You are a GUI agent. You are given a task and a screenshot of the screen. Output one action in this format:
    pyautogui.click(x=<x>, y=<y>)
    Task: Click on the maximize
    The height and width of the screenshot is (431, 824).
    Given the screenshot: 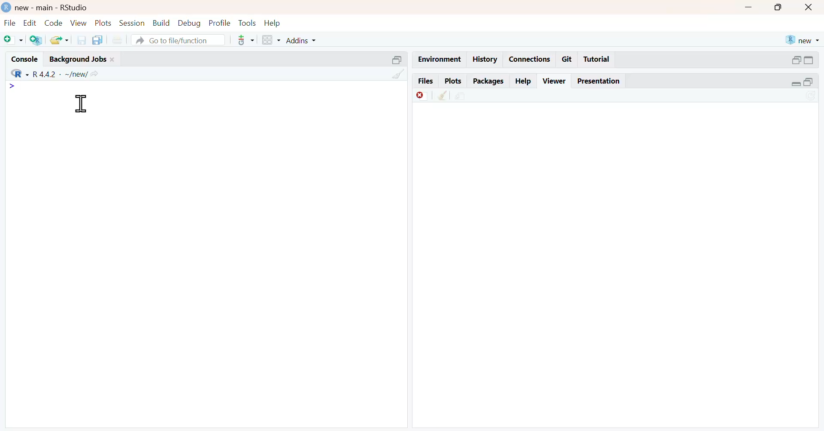 What is the action you would take?
    pyautogui.click(x=396, y=59)
    